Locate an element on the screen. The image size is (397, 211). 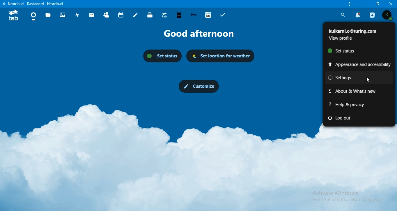
set status is located at coordinates (162, 56).